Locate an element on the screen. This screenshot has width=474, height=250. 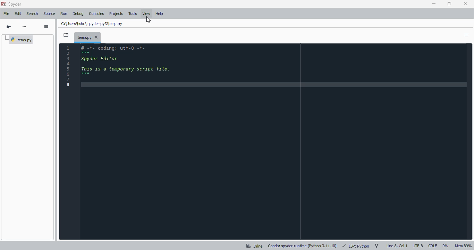
inline is located at coordinates (255, 246).